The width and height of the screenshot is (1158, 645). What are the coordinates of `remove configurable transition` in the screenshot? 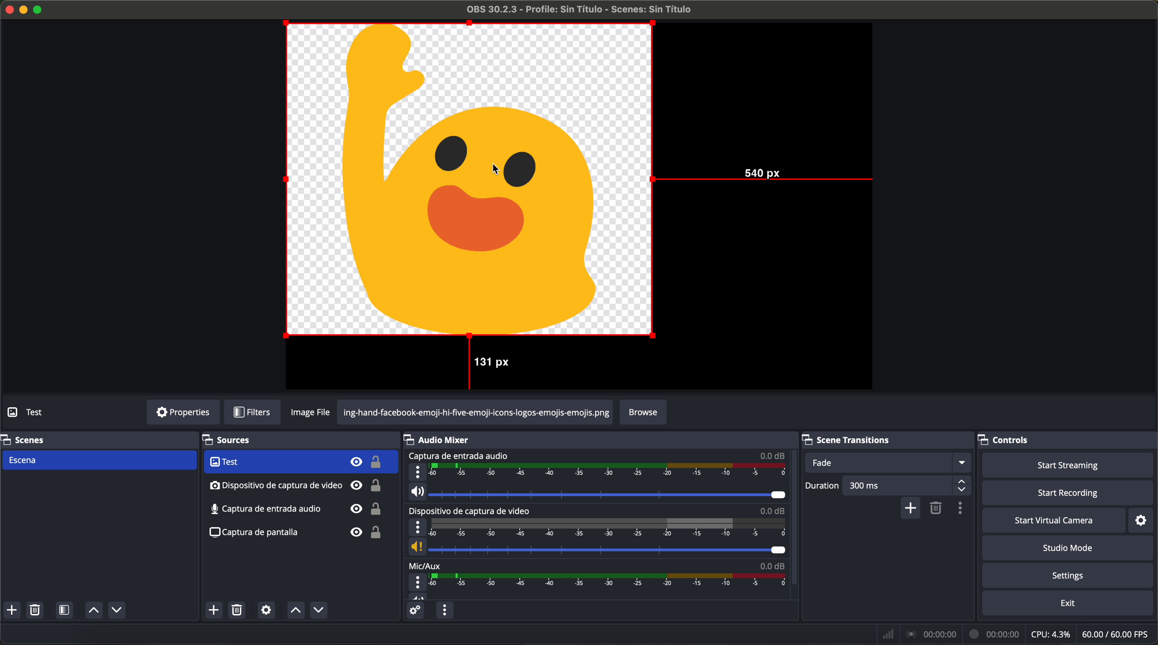 It's located at (937, 509).